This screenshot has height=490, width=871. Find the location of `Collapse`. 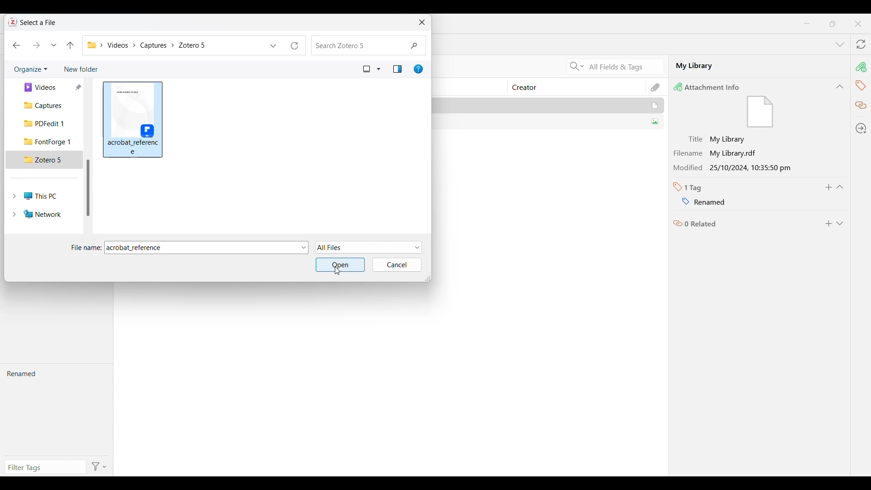

Collapse is located at coordinates (840, 87).